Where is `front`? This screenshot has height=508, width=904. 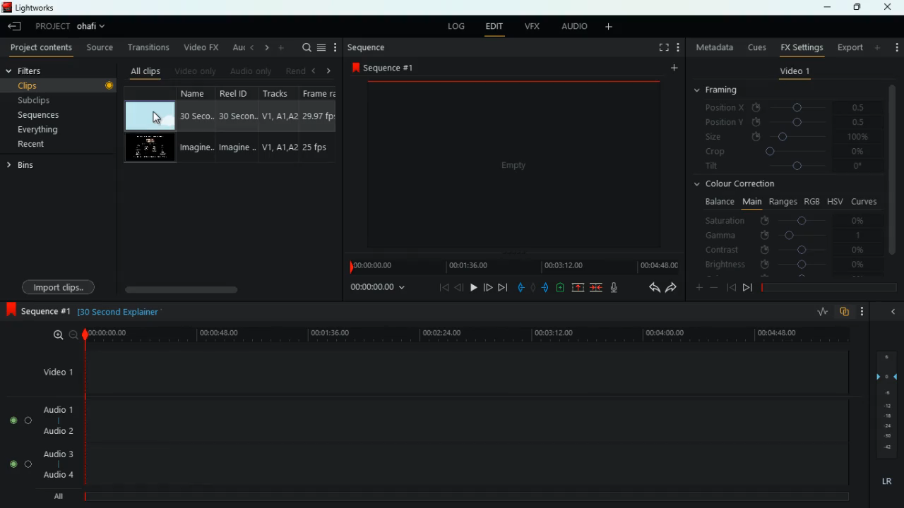
front is located at coordinates (747, 289).